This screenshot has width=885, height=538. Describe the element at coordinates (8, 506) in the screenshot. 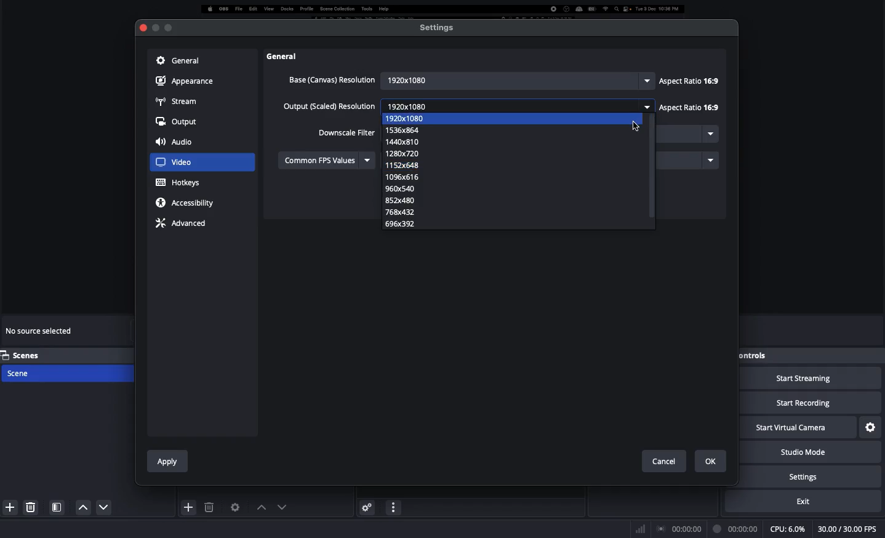

I see `Add` at that location.